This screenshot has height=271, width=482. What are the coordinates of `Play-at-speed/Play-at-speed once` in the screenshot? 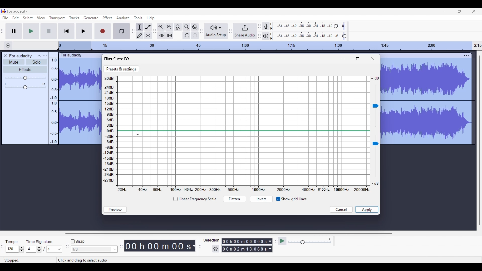 It's located at (283, 241).